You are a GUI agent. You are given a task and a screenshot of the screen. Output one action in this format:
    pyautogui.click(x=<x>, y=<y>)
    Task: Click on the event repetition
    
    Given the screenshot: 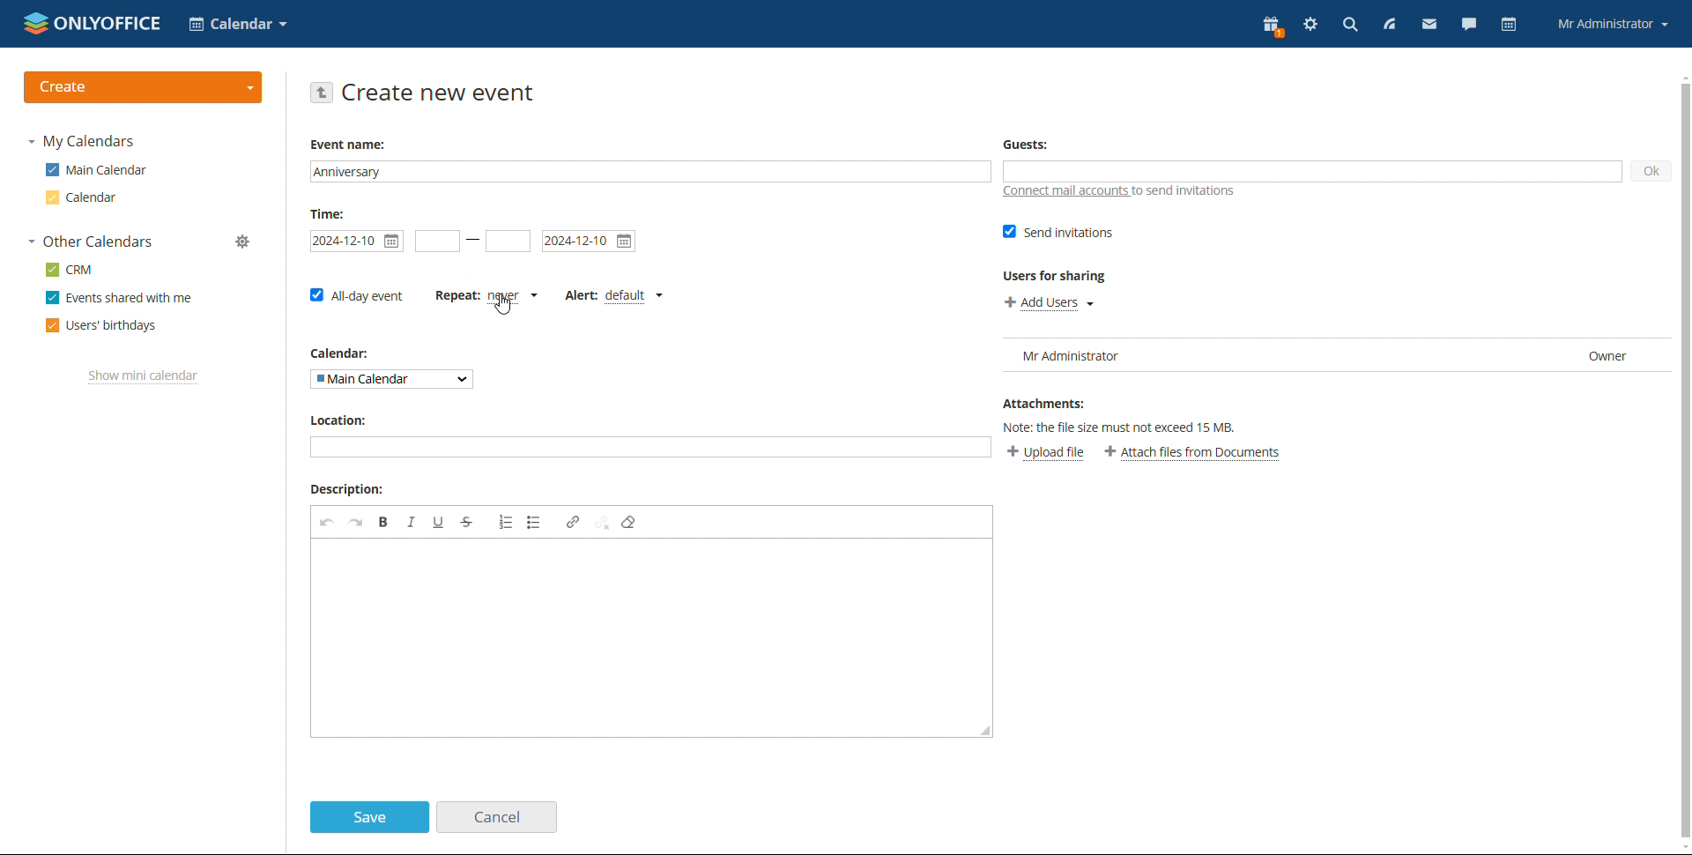 What is the action you would take?
    pyautogui.click(x=486, y=295)
    